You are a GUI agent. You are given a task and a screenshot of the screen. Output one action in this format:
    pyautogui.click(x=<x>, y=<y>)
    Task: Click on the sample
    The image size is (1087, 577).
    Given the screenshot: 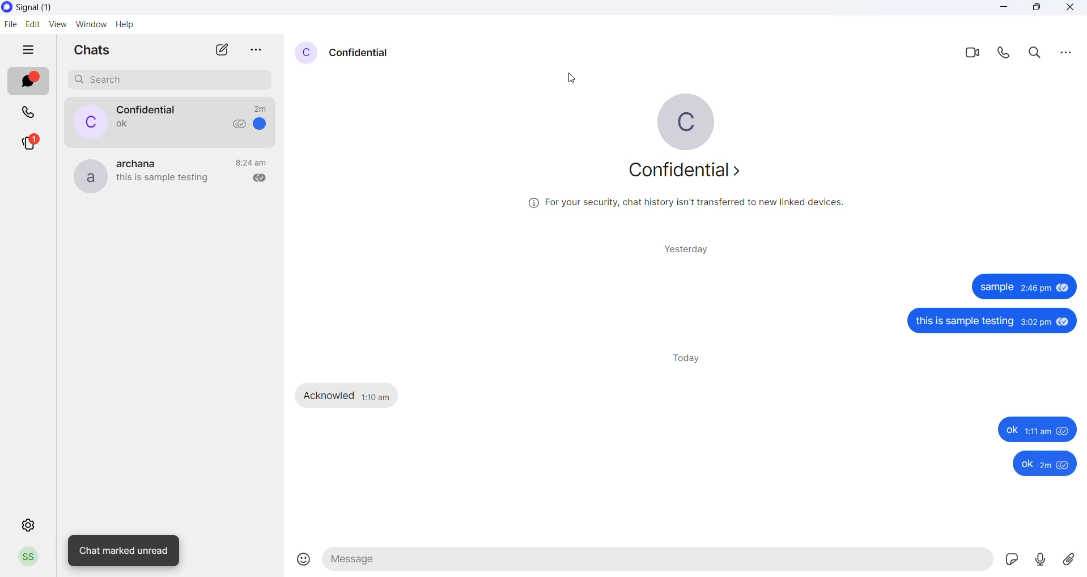 What is the action you would take?
    pyautogui.click(x=1026, y=288)
    